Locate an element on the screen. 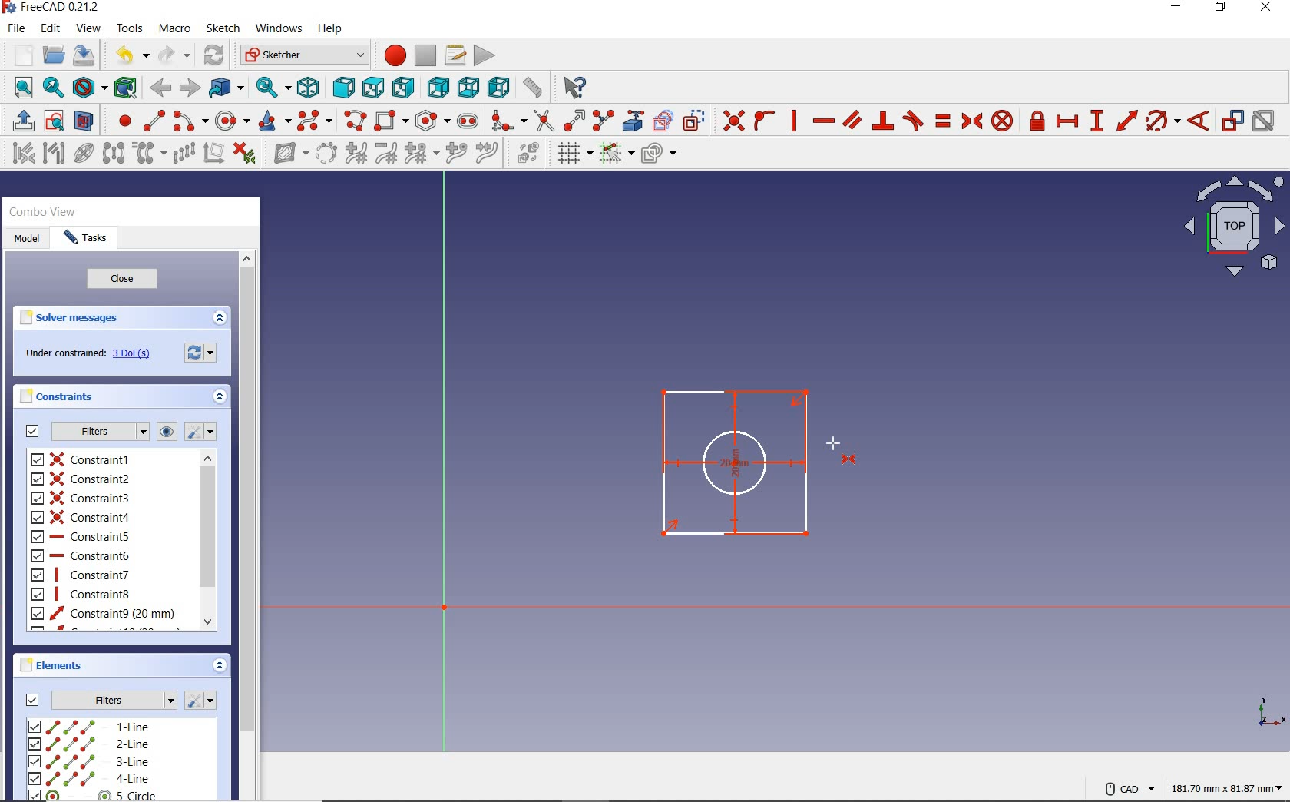 This screenshot has width=1290, height=802. filters is located at coordinates (97, 432).